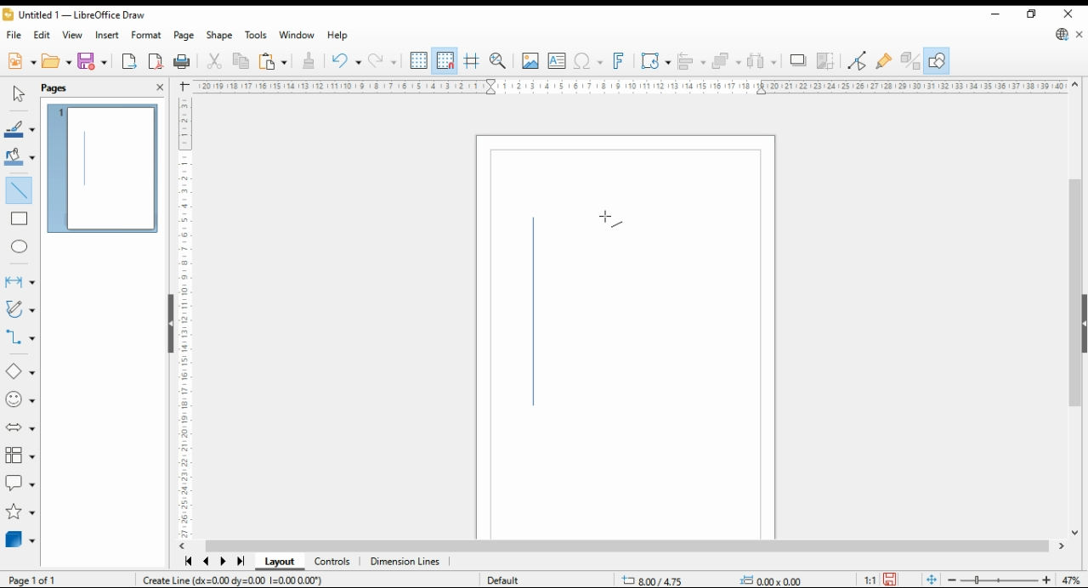 This screenshot has width=1088, height=588. What do you see at coordinates (240, 562) in the screenshot?
I see `last page` at bounding box center [240, 562].